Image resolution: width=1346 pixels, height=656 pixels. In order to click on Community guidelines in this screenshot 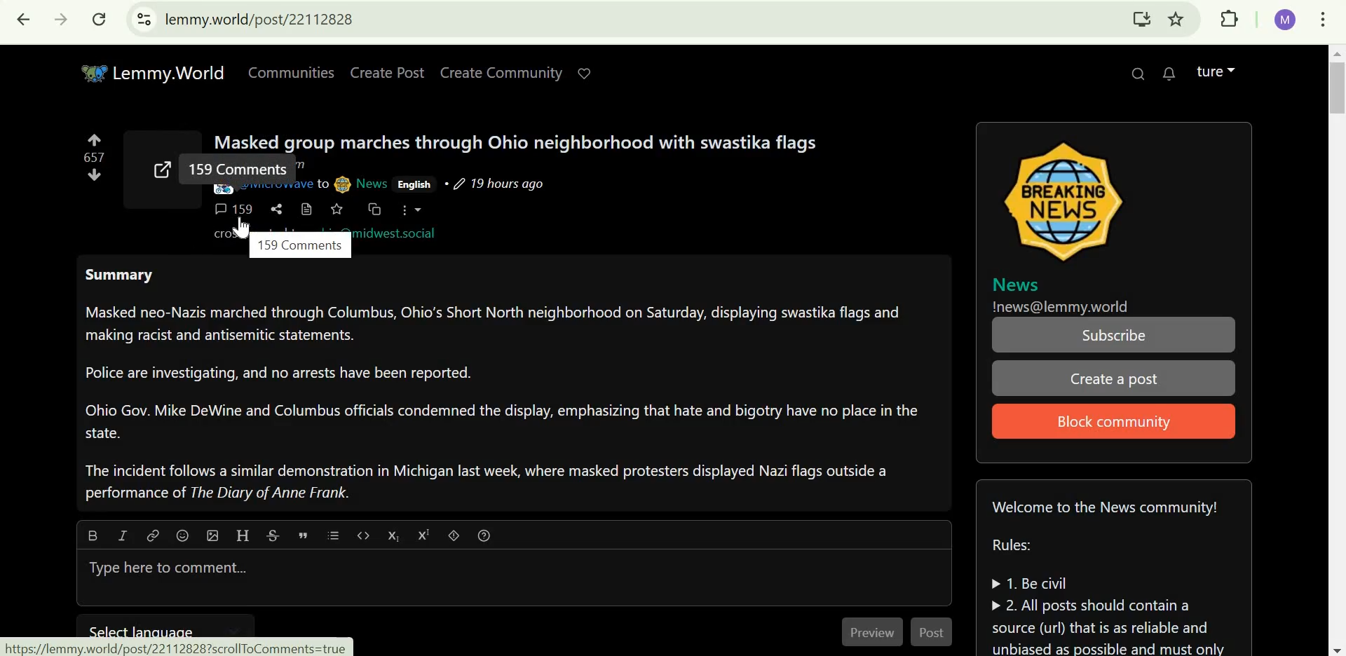, I will do `click(1113, 573)`.